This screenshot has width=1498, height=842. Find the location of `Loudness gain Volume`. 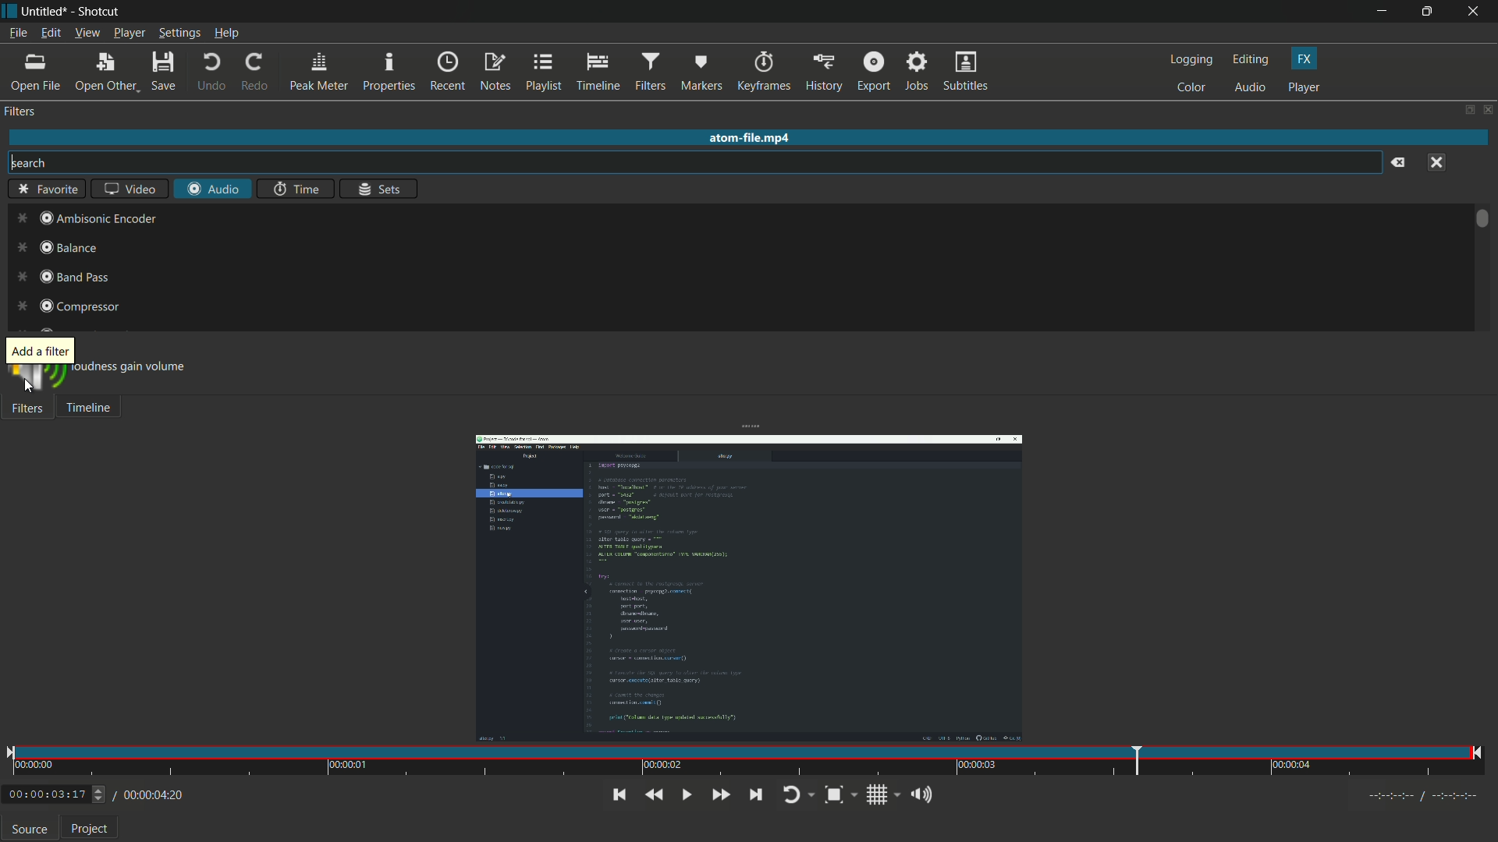

Loudness gain Volume is located at coordinates (128, 371).